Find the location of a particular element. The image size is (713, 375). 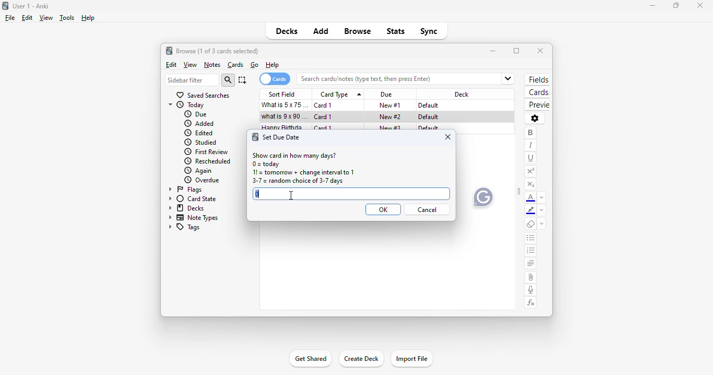

first review is located at coordinates (206, 153).